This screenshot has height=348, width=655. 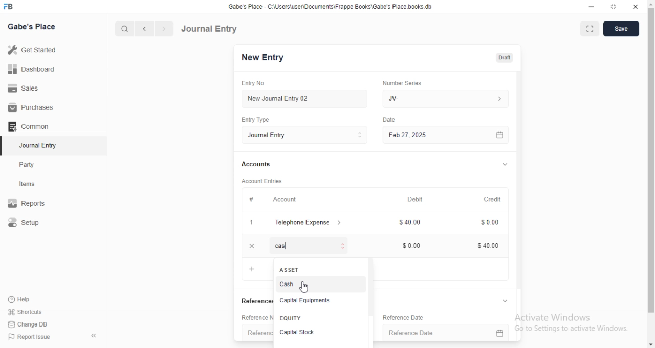 I want to click on Next, so click(x=163, y=29).